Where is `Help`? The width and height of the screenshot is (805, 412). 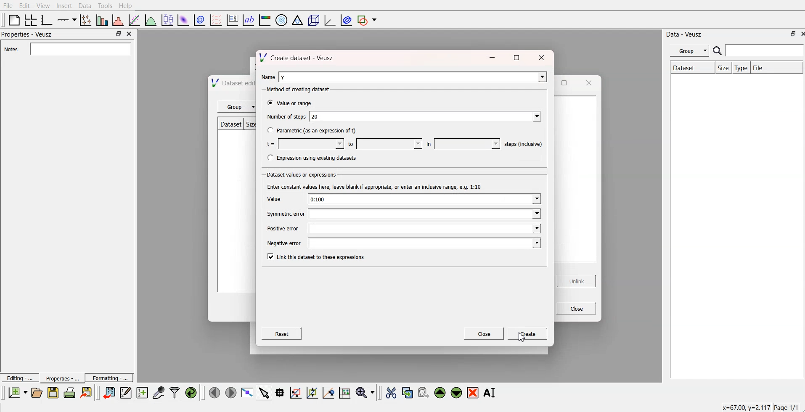 Help is located at coordinates (127, 5).